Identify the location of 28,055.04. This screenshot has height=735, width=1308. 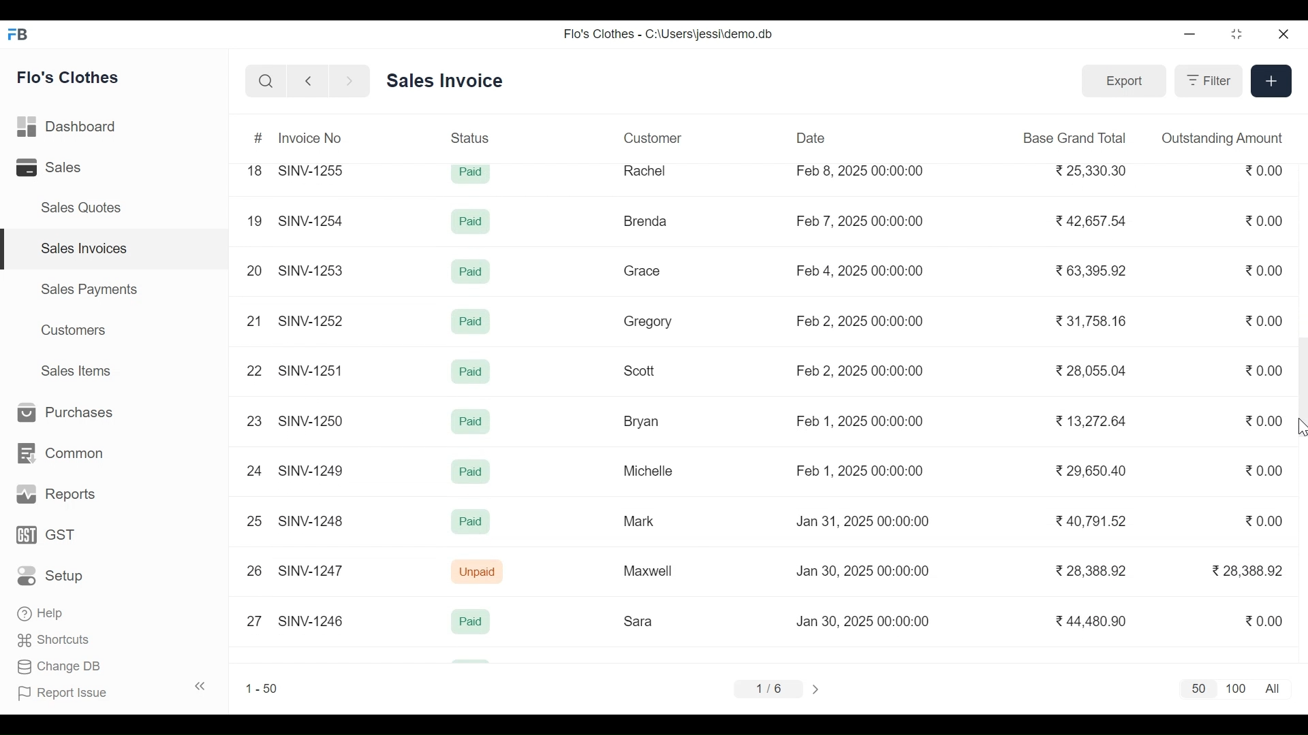
(1090, 370).